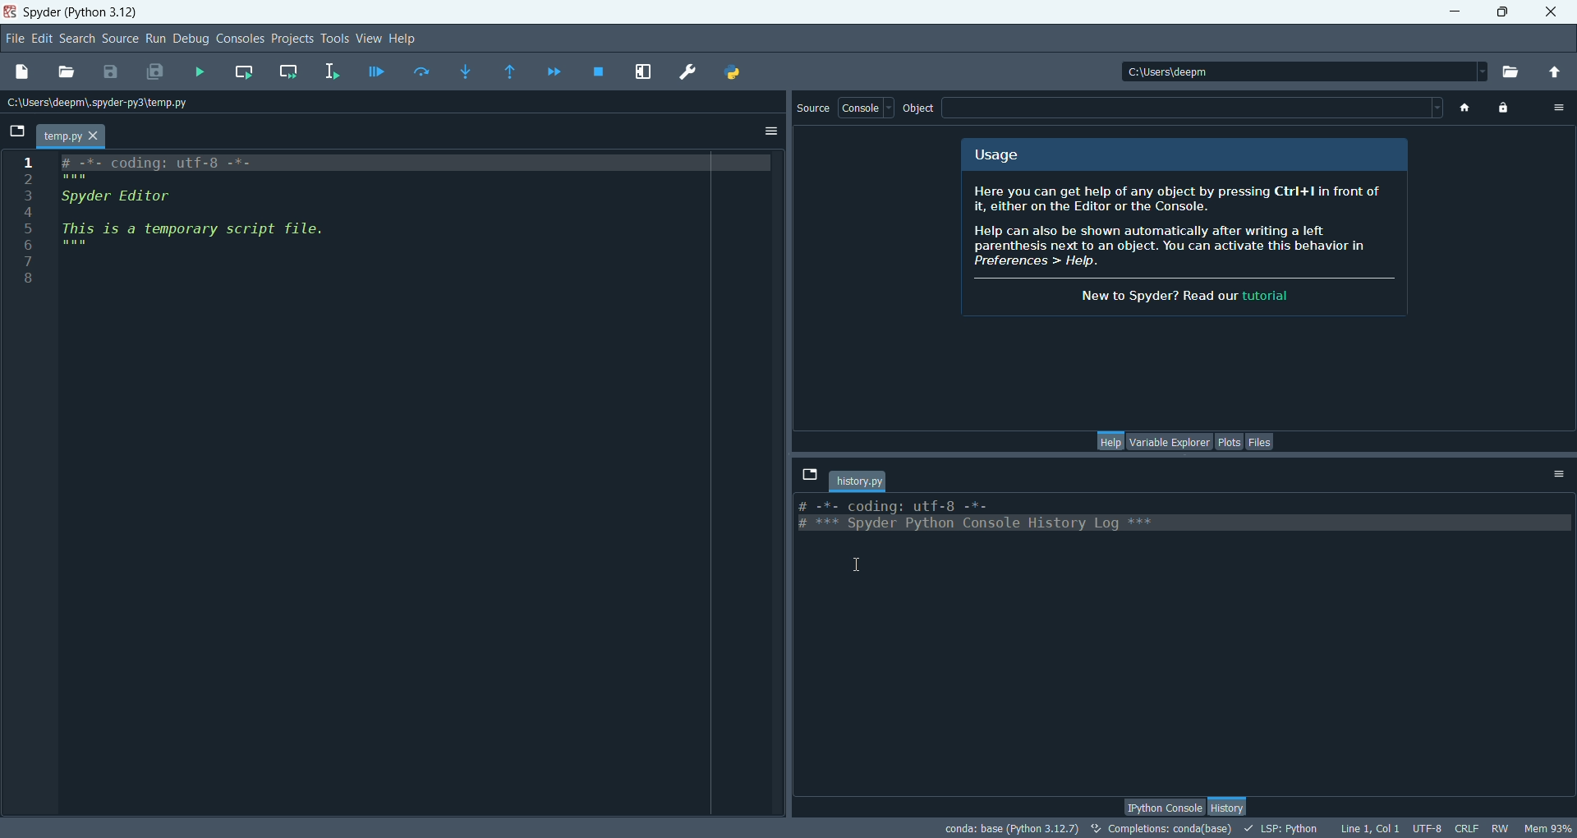 The width and height of the screenshot is (1577, 838). Describe the element at coordinates (1157, 829) in the screenshot. I see `completions:conda` at that location.